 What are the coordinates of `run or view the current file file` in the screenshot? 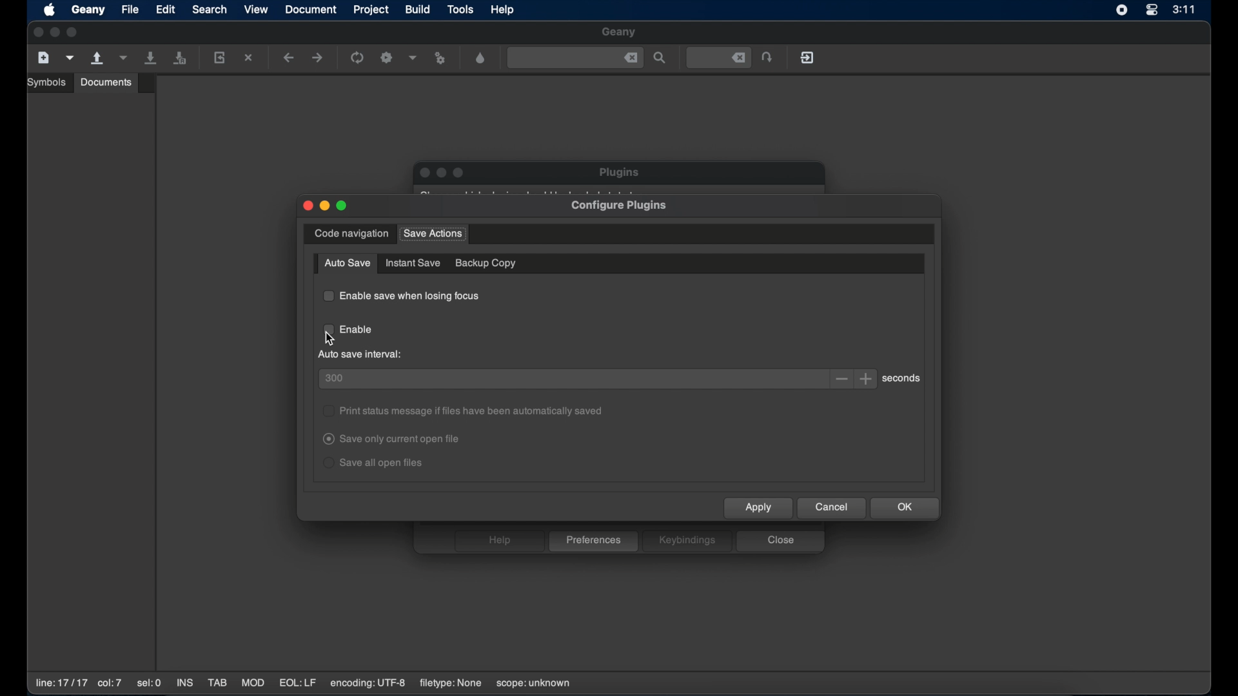 It's located at (442, 59).